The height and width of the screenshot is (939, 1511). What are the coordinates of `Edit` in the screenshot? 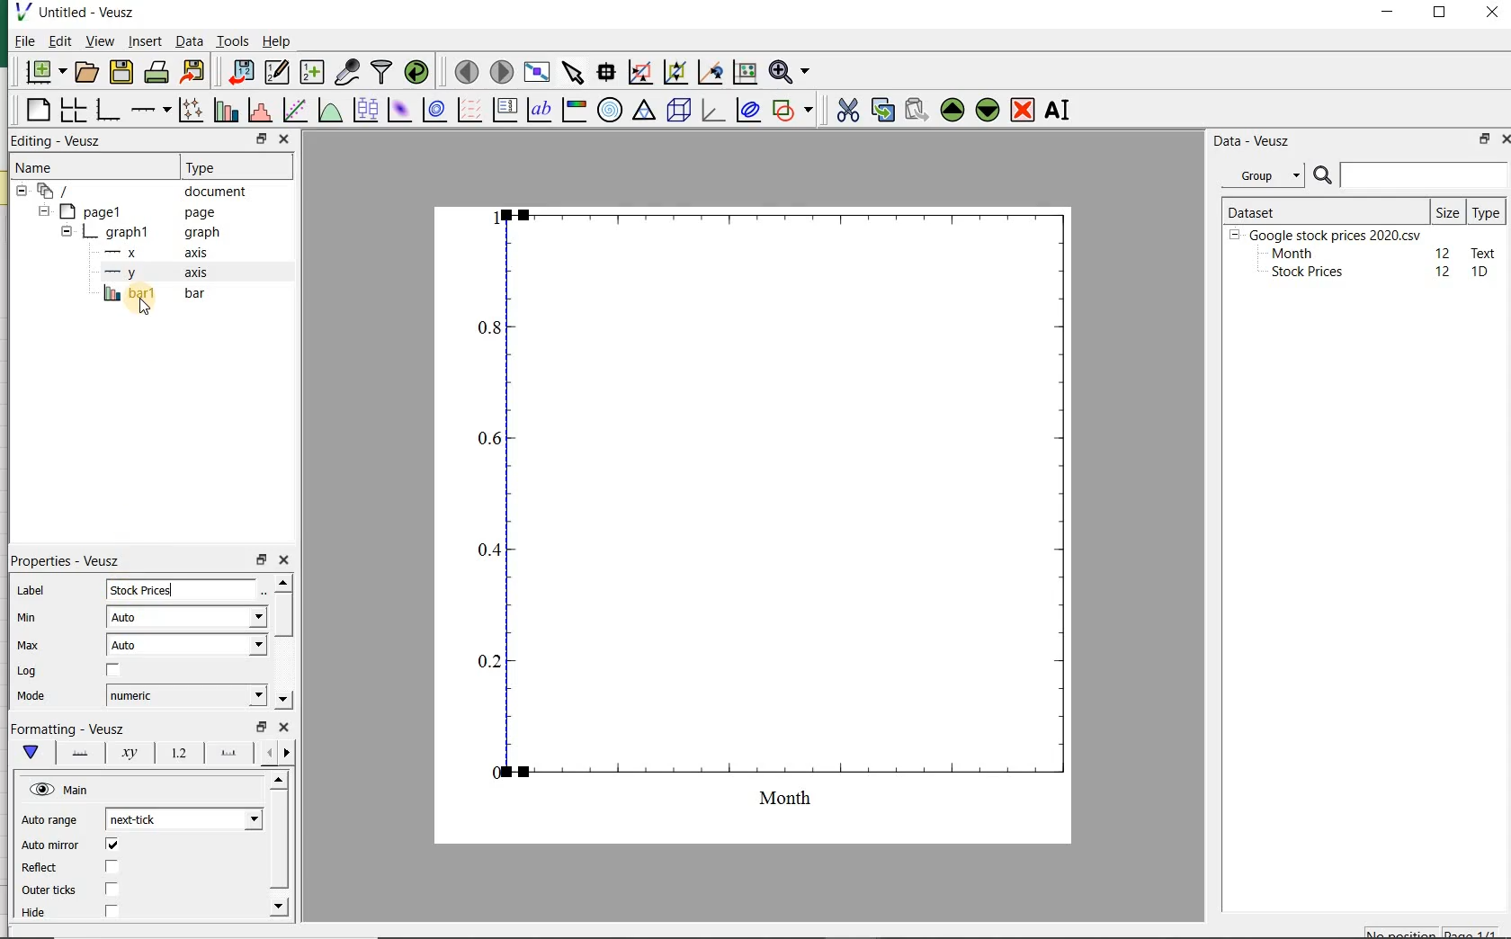 It's located at (58, 40).